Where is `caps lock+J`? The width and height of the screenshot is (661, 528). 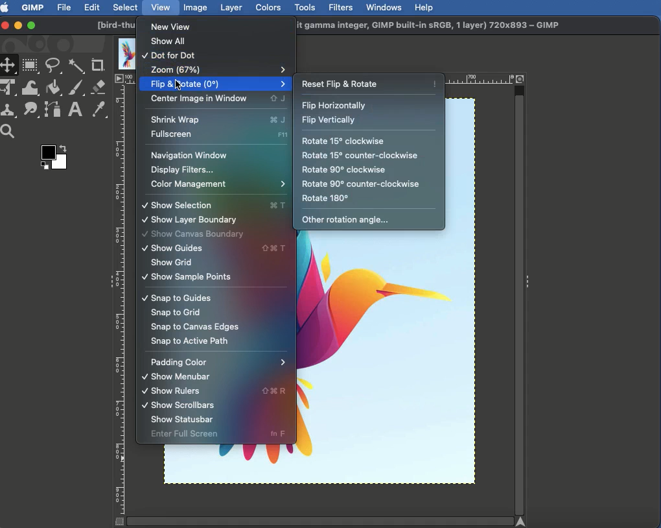 caps lock+J is located at coordinates (278, 99).